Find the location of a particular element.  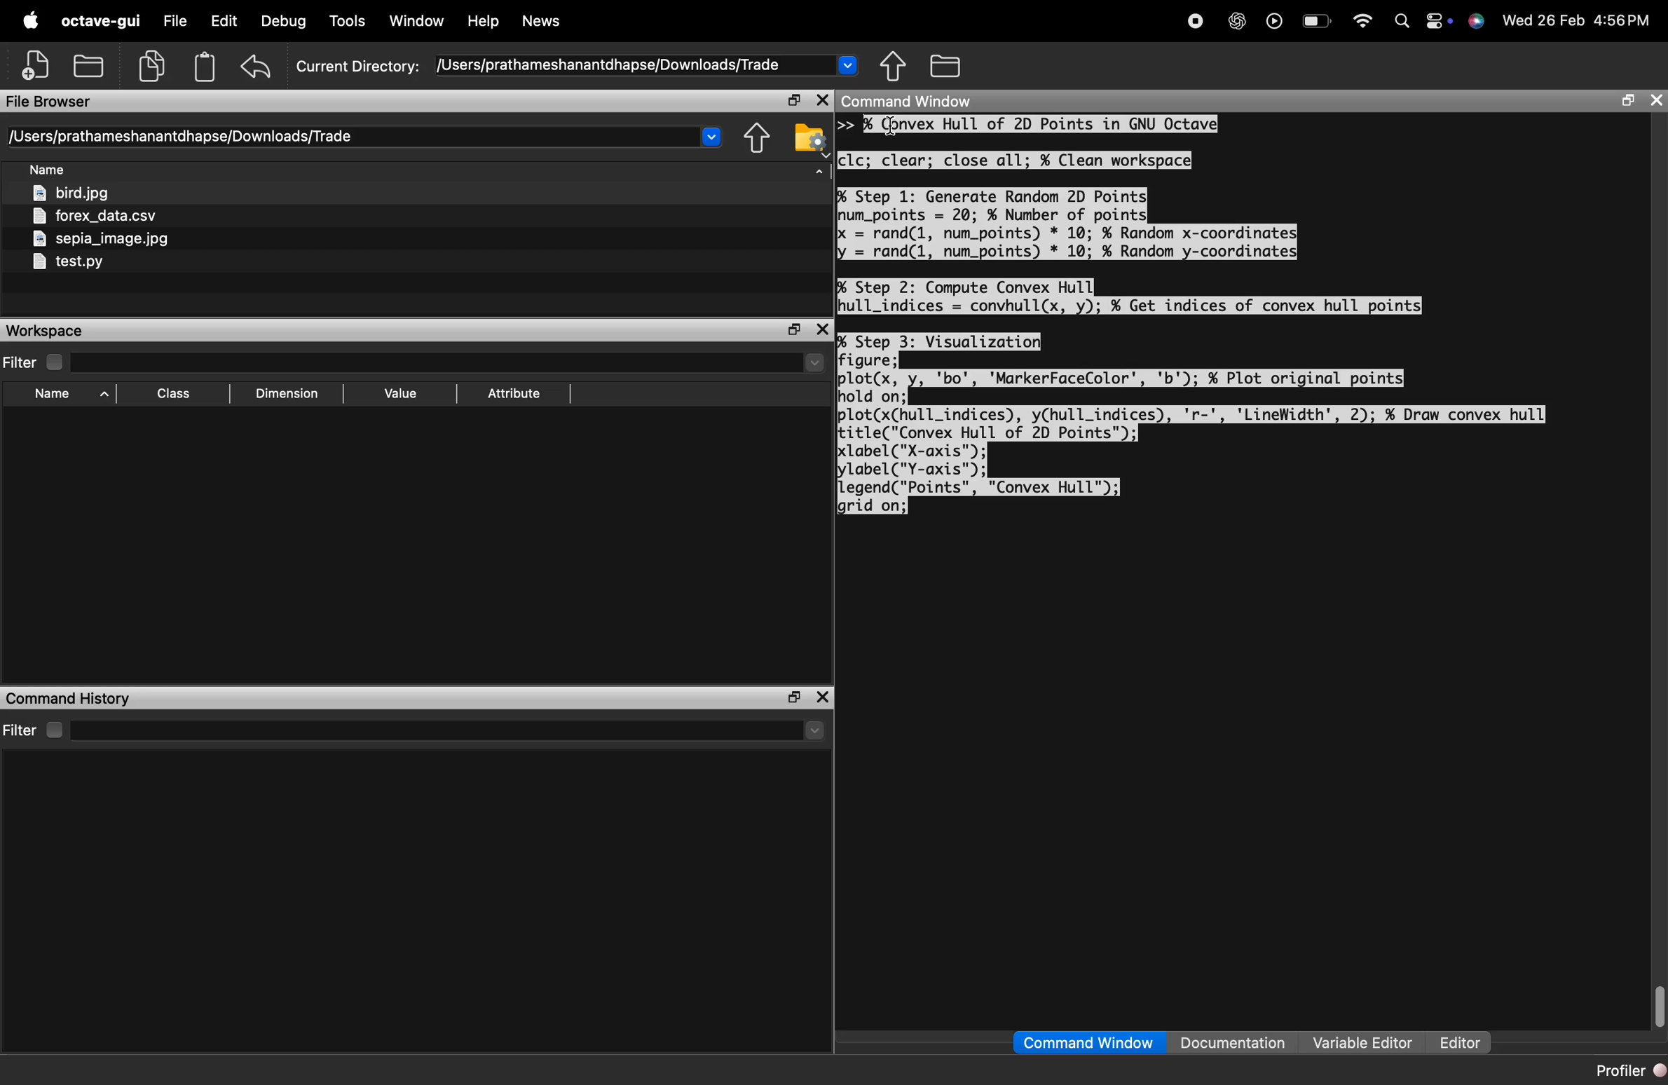

Current Directory: is located at coordinates (358, 67).